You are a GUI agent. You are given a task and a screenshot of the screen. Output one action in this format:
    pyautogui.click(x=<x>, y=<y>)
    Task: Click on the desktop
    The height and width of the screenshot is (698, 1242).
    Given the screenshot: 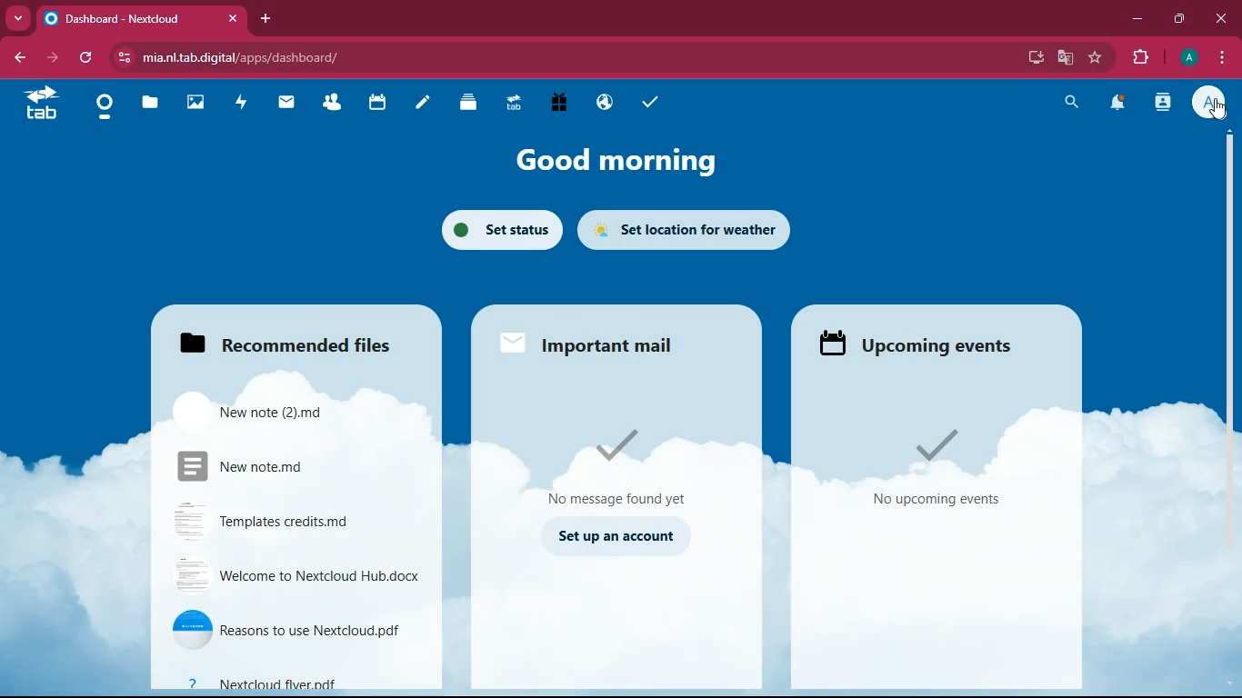 What is the action you would take?
    pyautogui.click(x=1034, y=59)
    